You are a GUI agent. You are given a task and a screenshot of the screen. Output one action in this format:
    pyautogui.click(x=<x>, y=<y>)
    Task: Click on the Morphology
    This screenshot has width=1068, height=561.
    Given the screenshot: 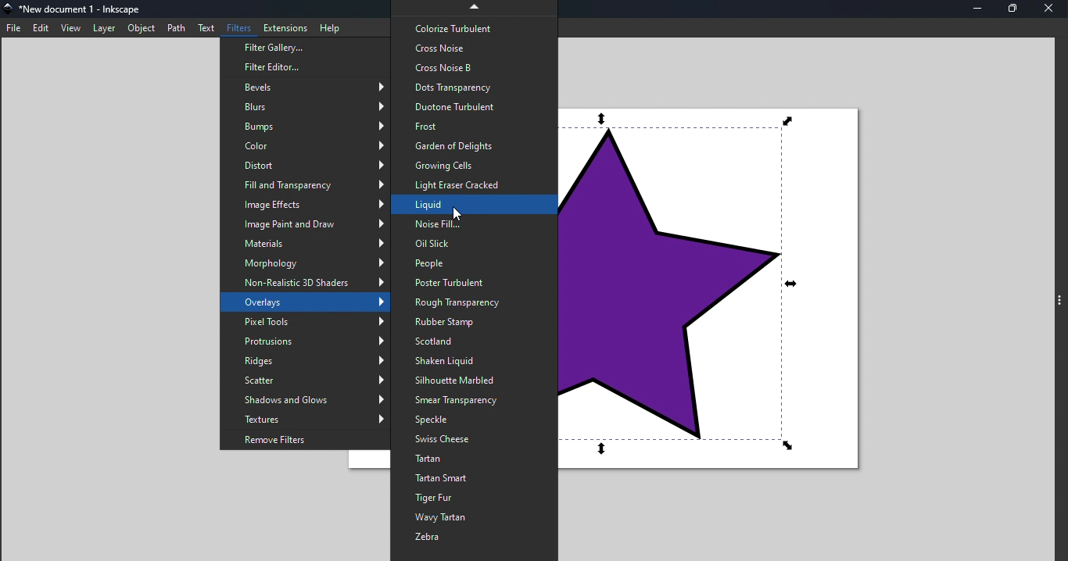 What is the action you would take?
    pyautogui.click(x=307, y=262)
    